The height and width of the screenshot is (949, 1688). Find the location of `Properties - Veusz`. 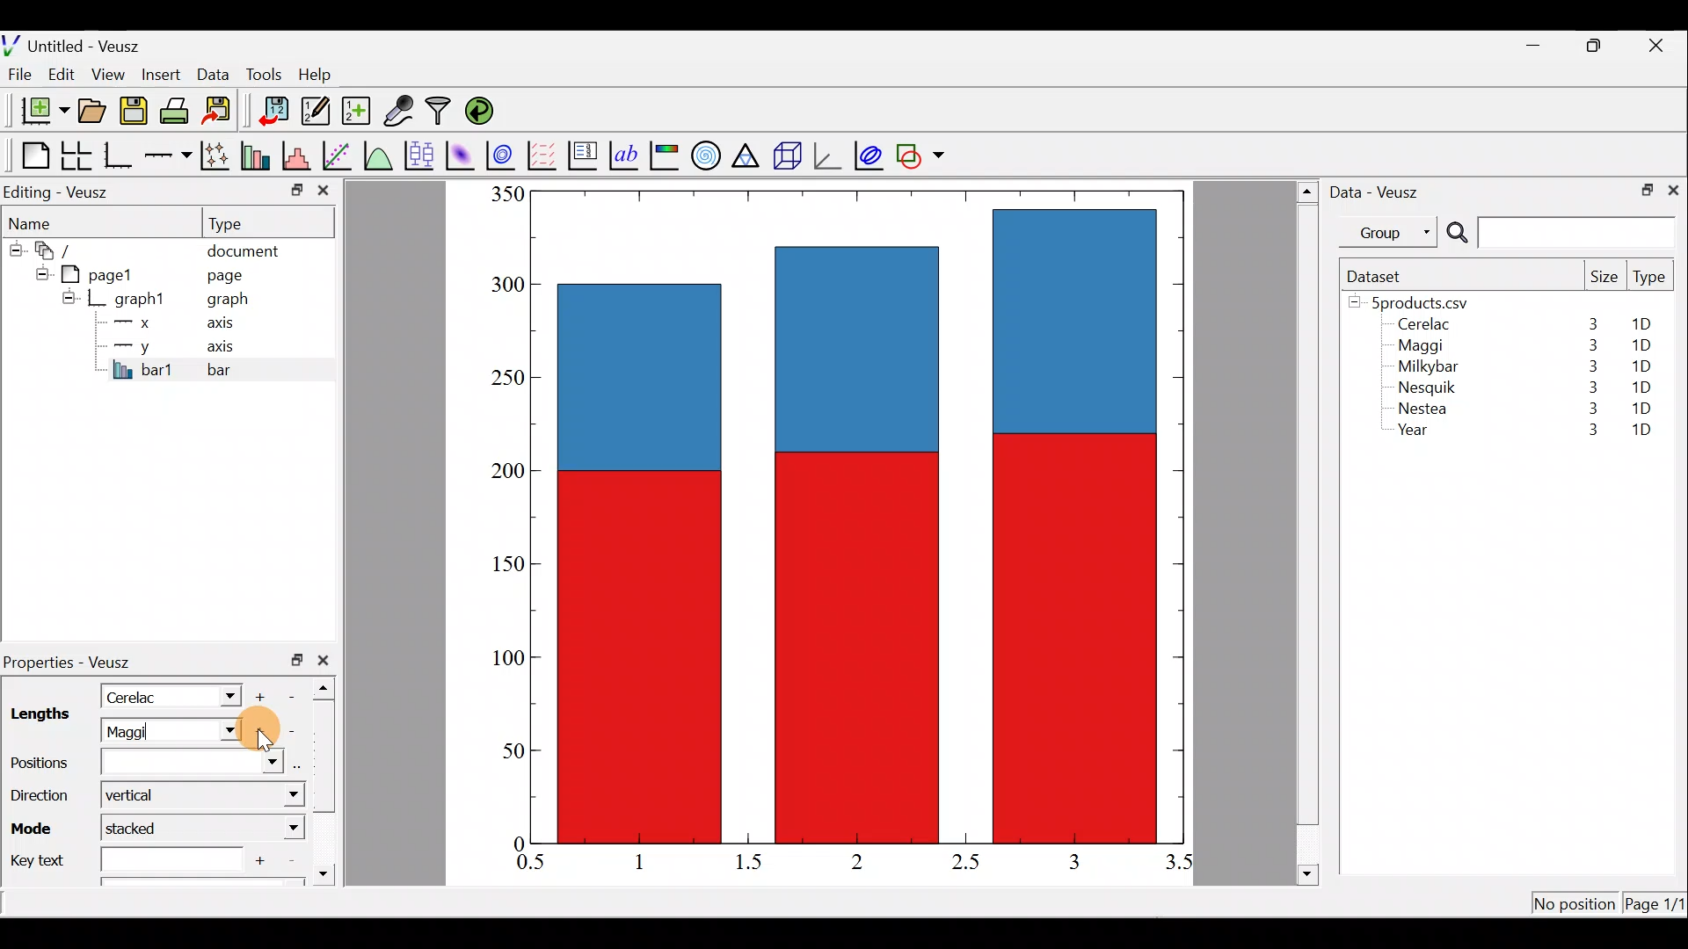

Properties - Veusz is located at coordinates (75, 663).